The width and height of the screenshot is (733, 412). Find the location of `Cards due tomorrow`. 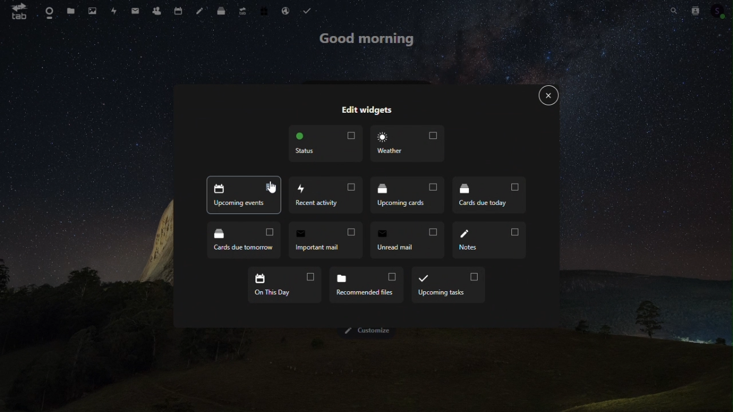

Cards due tomorrow is located at coordinates (244, 241).